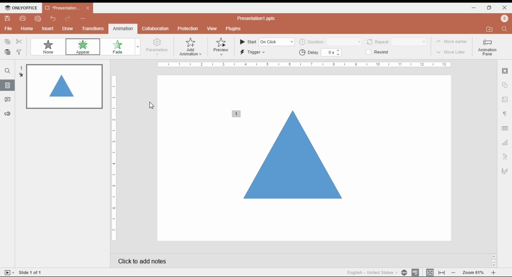 The height and width of the screenshot is (277, 512). Describe the element at coordinates (328, 53) in the screenshot. I see `60s` at that location.